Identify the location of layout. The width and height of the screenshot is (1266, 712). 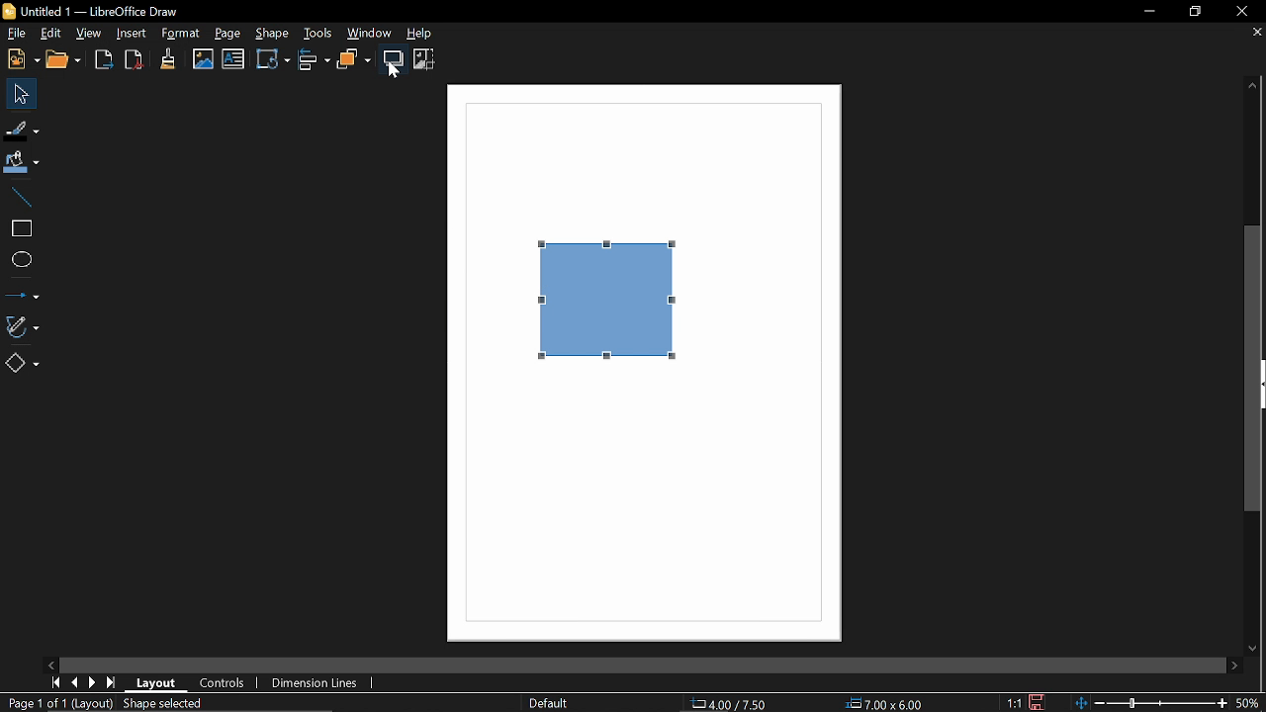
(98, 704).